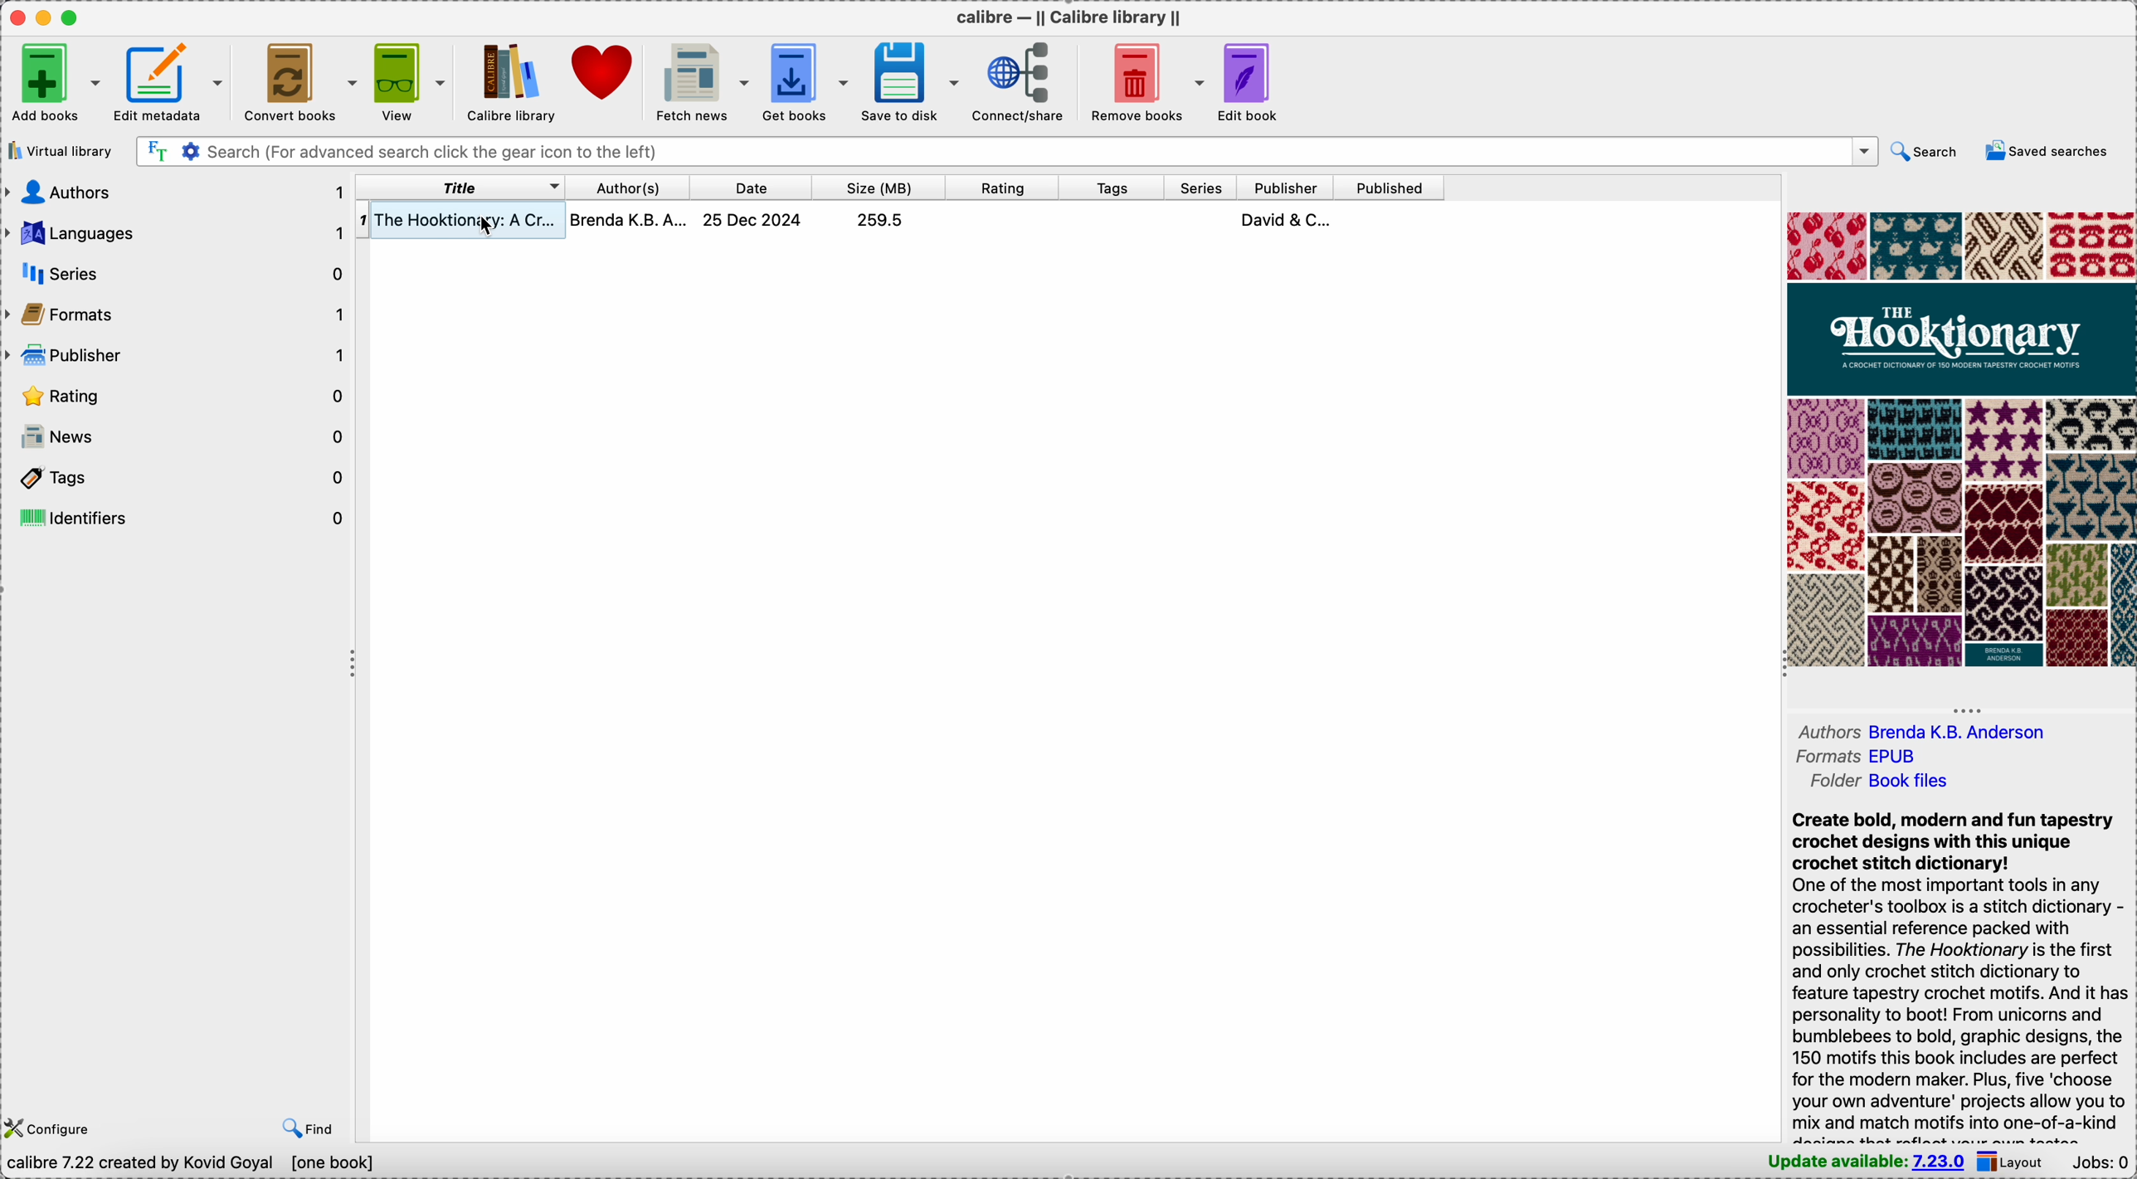 Image resolution: width=2137 pixels, height=1179 pixels. What do you see at coordinates (1390, 188) in the screenshot?
I see `published` at bounding box center [1390, 188].